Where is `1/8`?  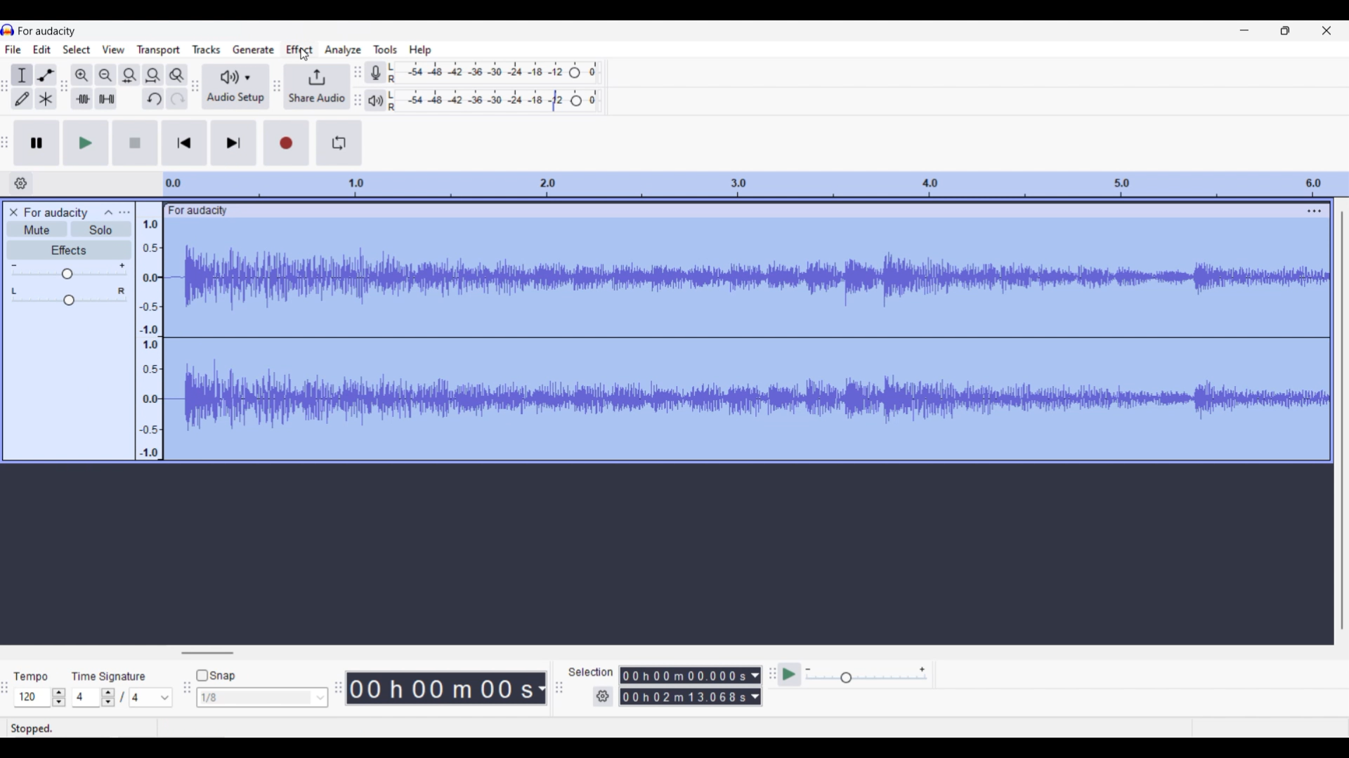 1/8 is located at coordinates (263, 697).